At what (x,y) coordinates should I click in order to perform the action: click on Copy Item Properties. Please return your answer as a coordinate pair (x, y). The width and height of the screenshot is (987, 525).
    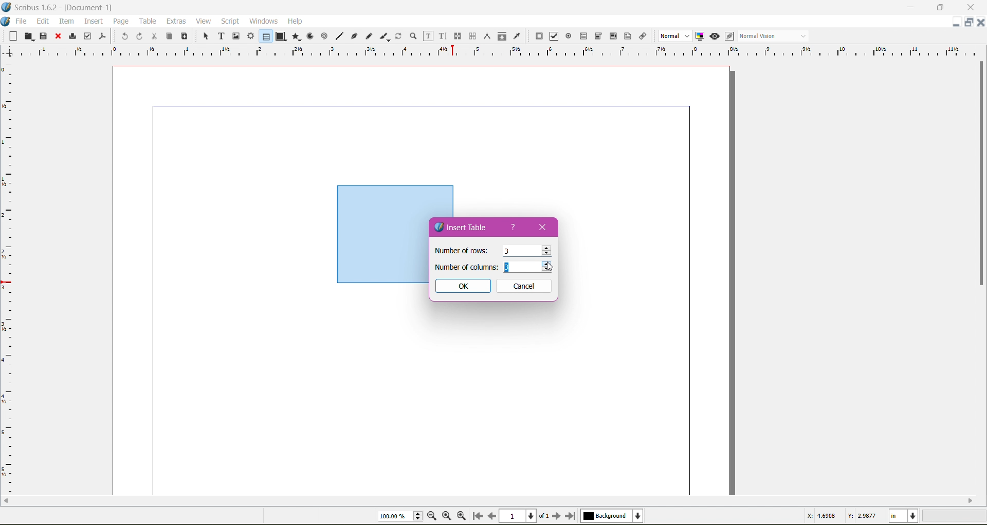
    Looking at the image, I should click on (502, 35).